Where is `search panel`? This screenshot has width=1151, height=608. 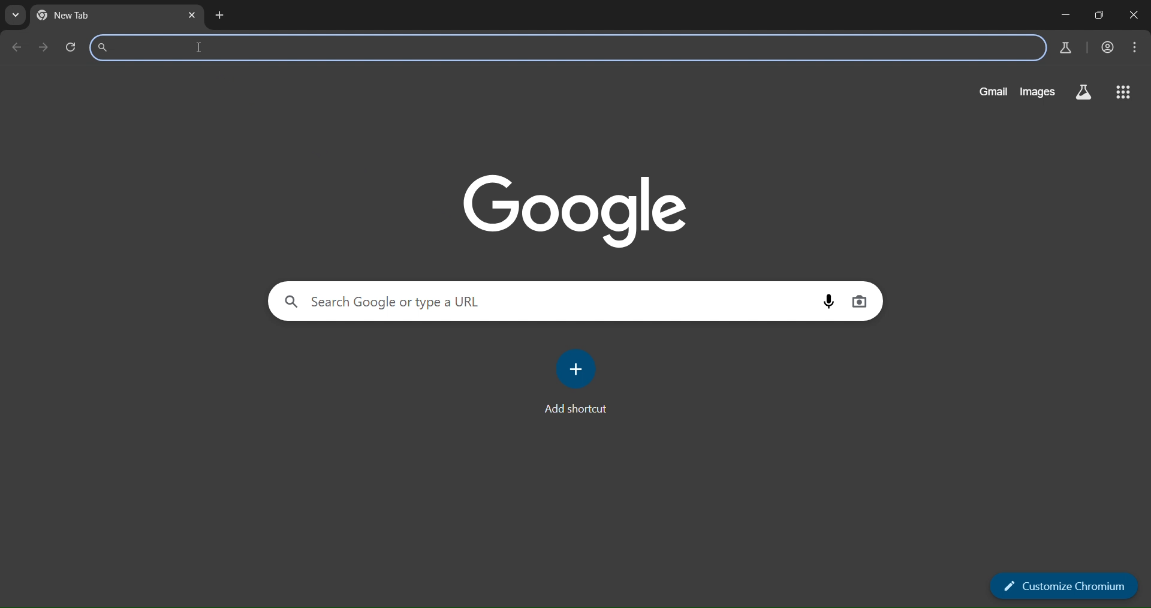 search panel is located at coordinates (381, 302).